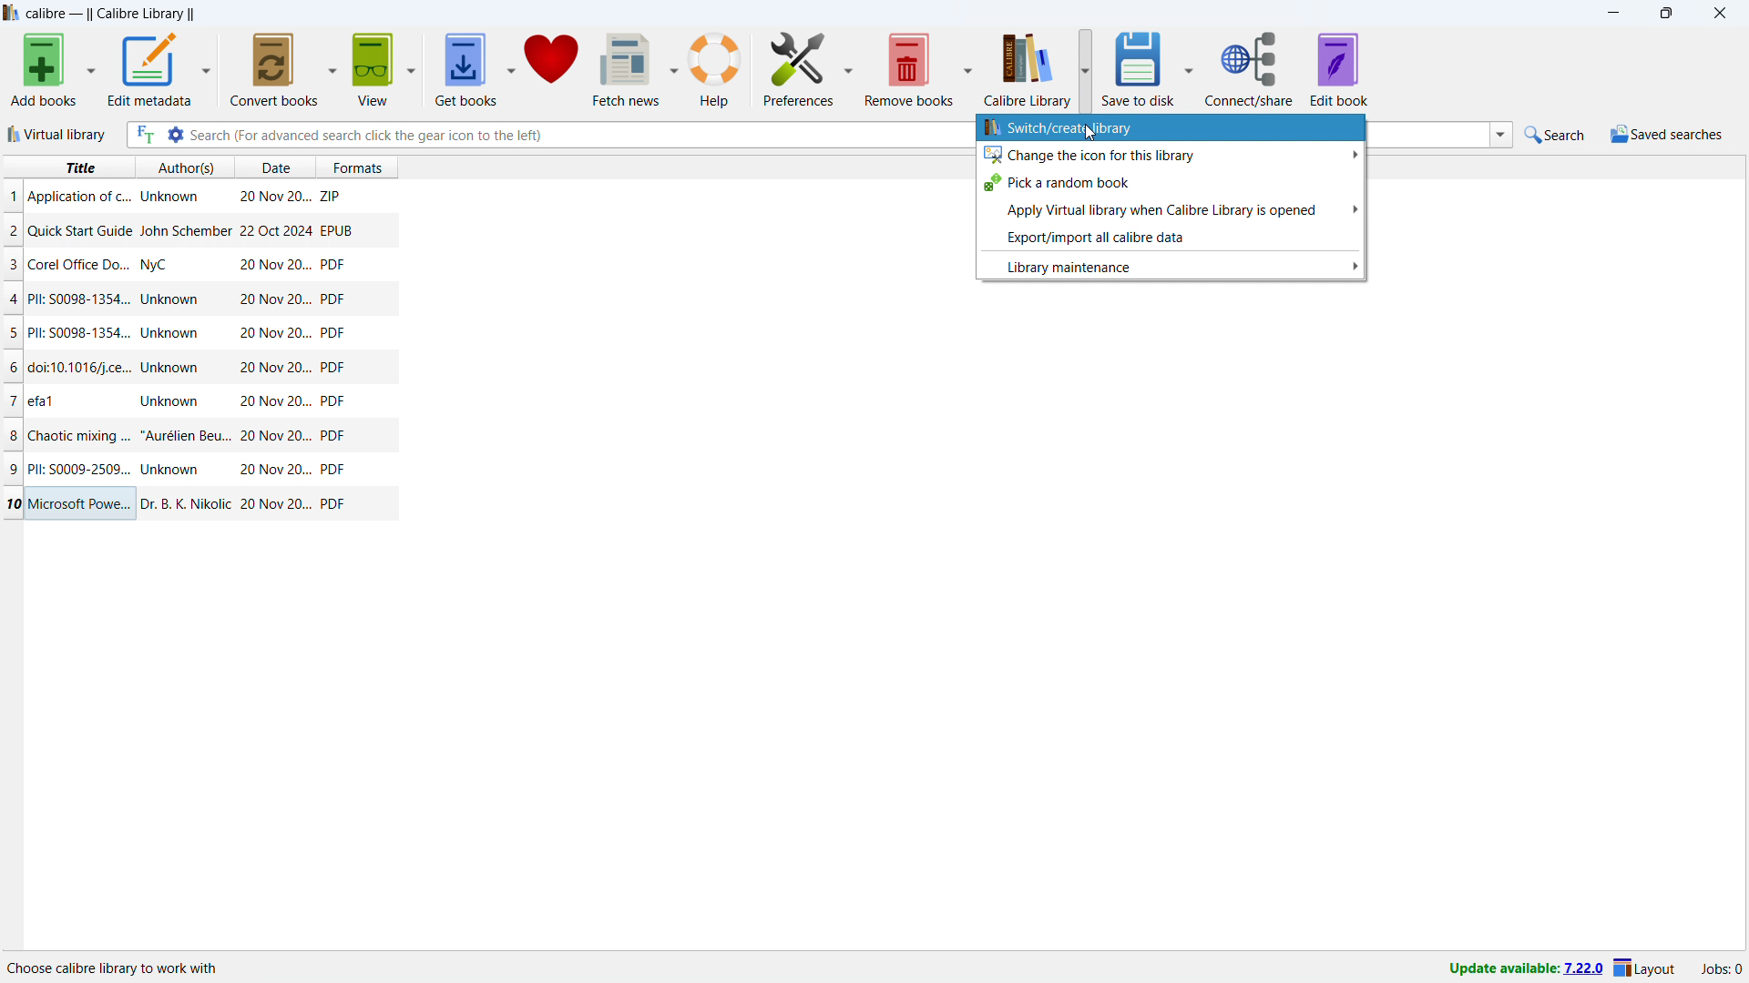  What do you see at coordinates (715, 70) in the screenshot?
I see `help` at bounding box center [715, 70].